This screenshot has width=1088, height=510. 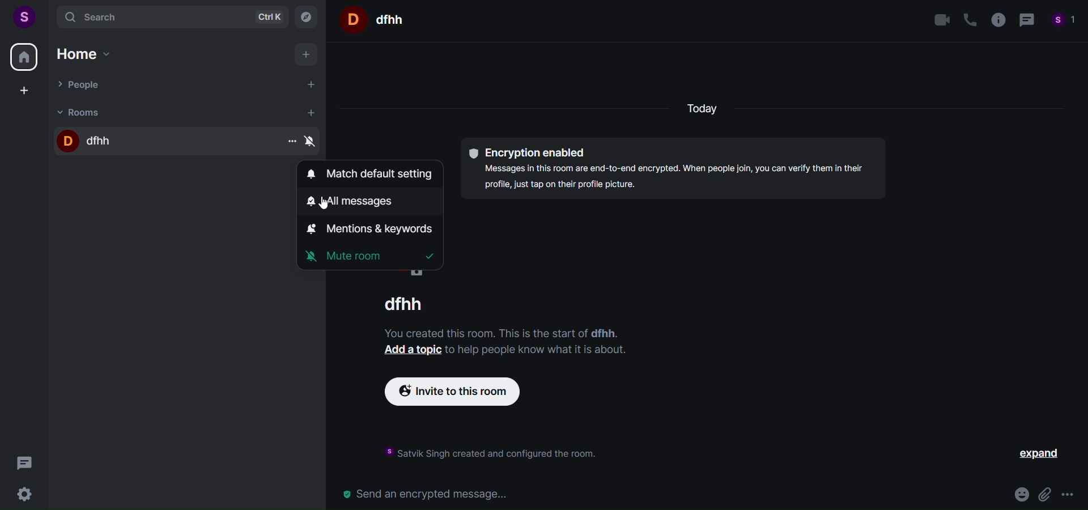 What do you see at coordinates (92, 54) in the screenshot?
I see `home ` at bounding box center [92, 54].